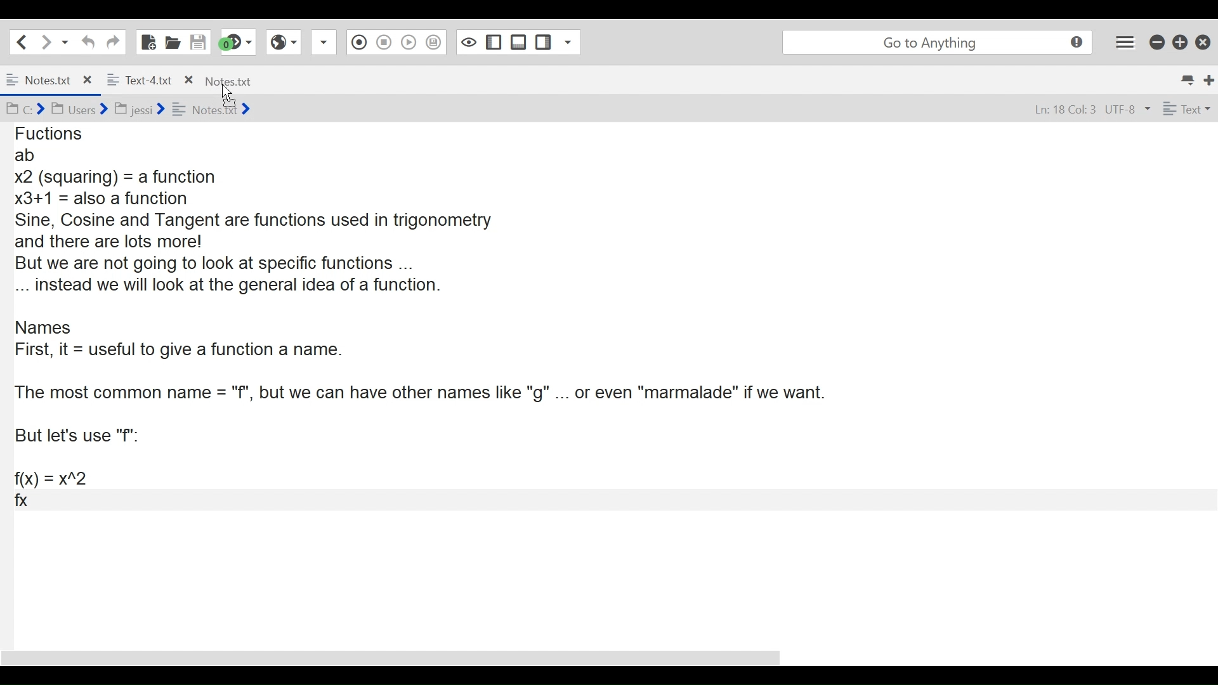 The width and height of the screenshot is (1218, 685). I want to click on New Tab, so click(1209, 78).